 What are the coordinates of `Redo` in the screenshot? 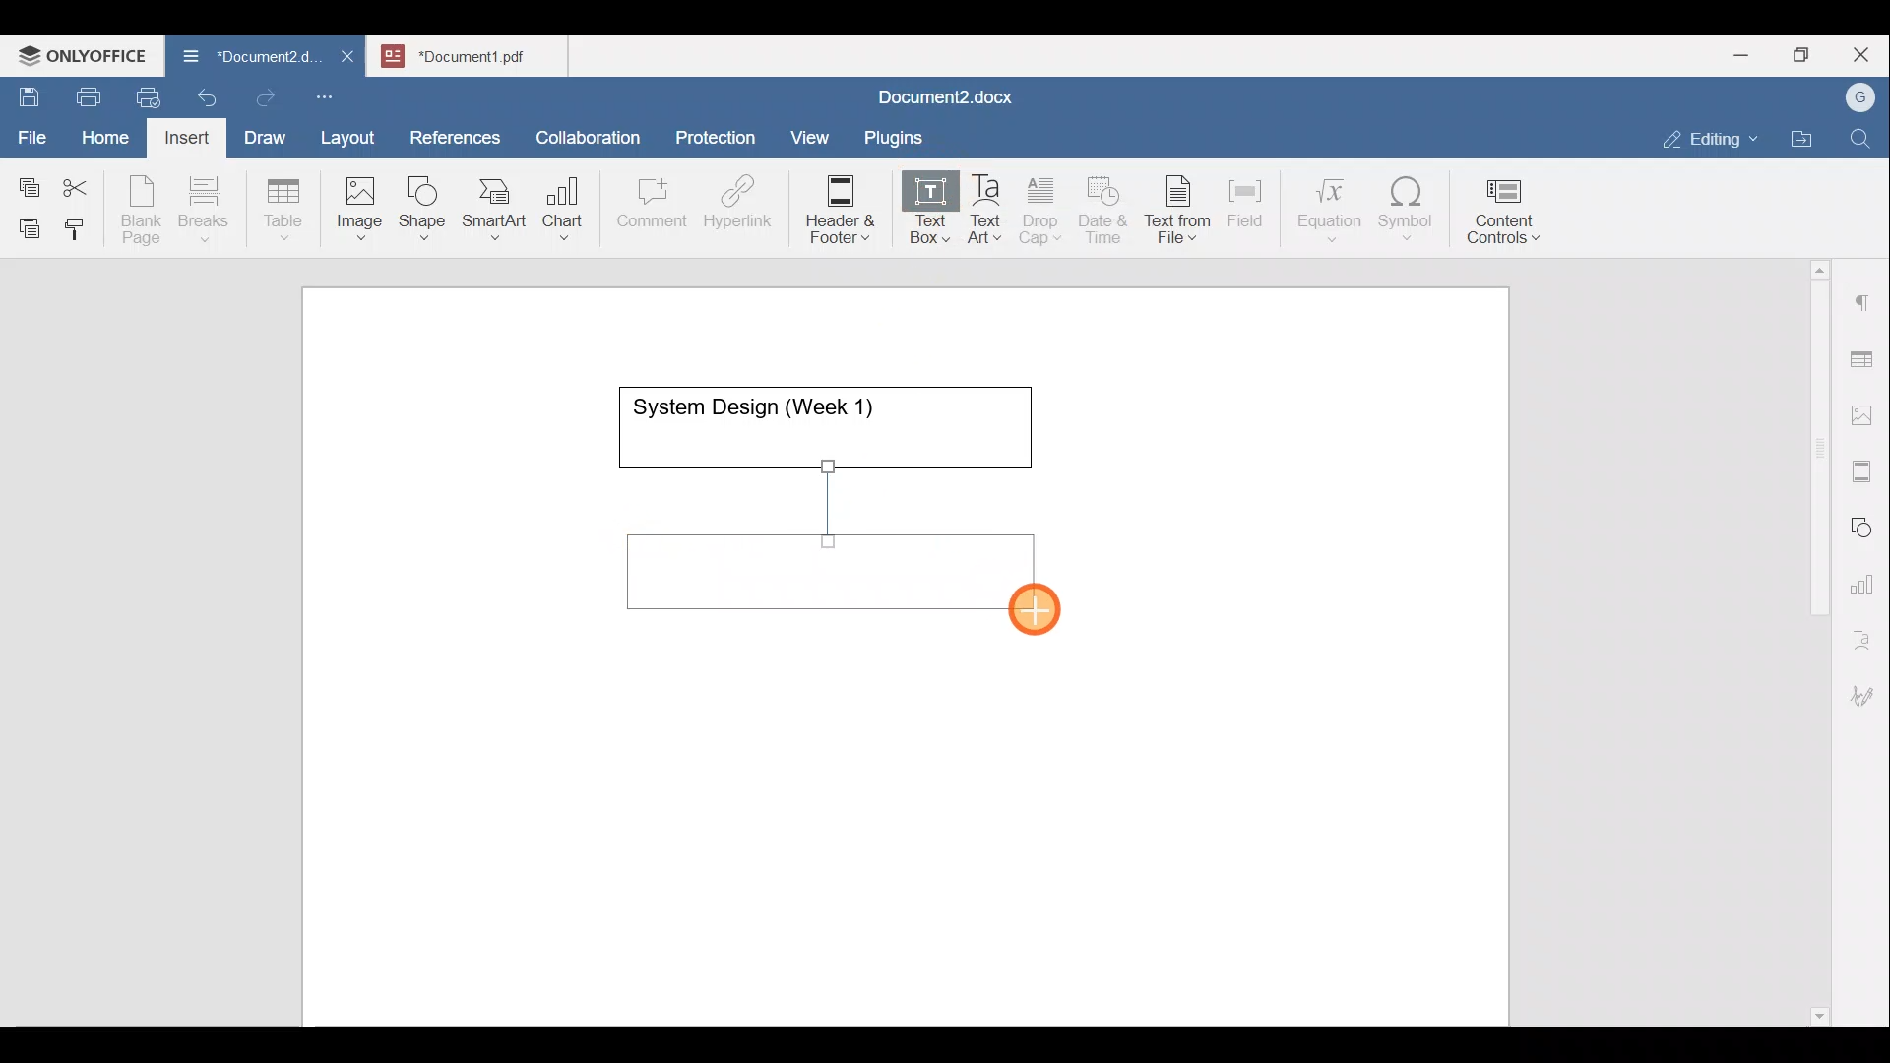 It's located at (265, 98).